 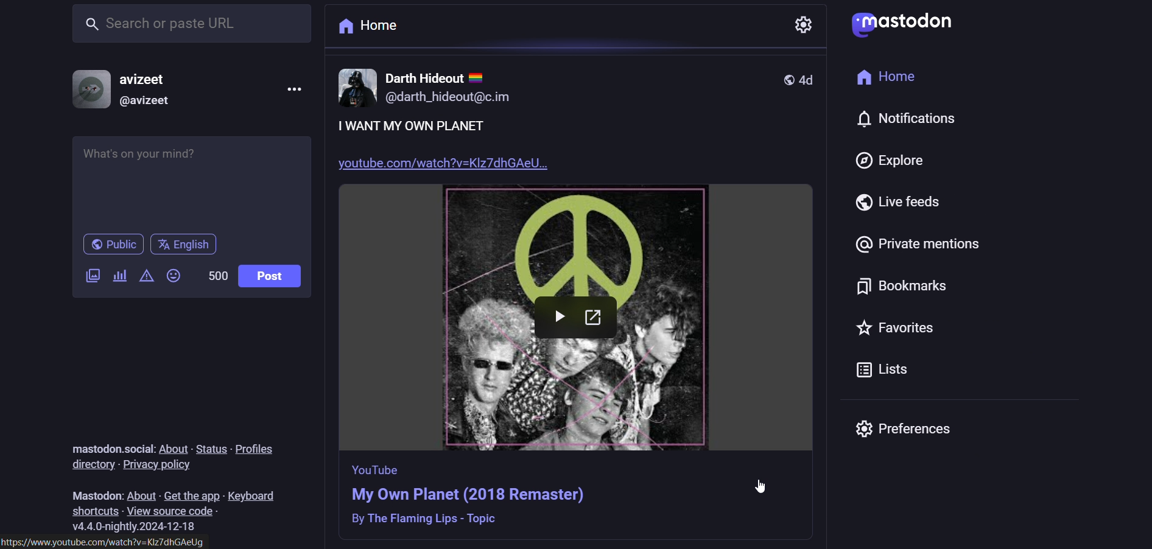 I want to click on 4d, so click(x=798, y=79).